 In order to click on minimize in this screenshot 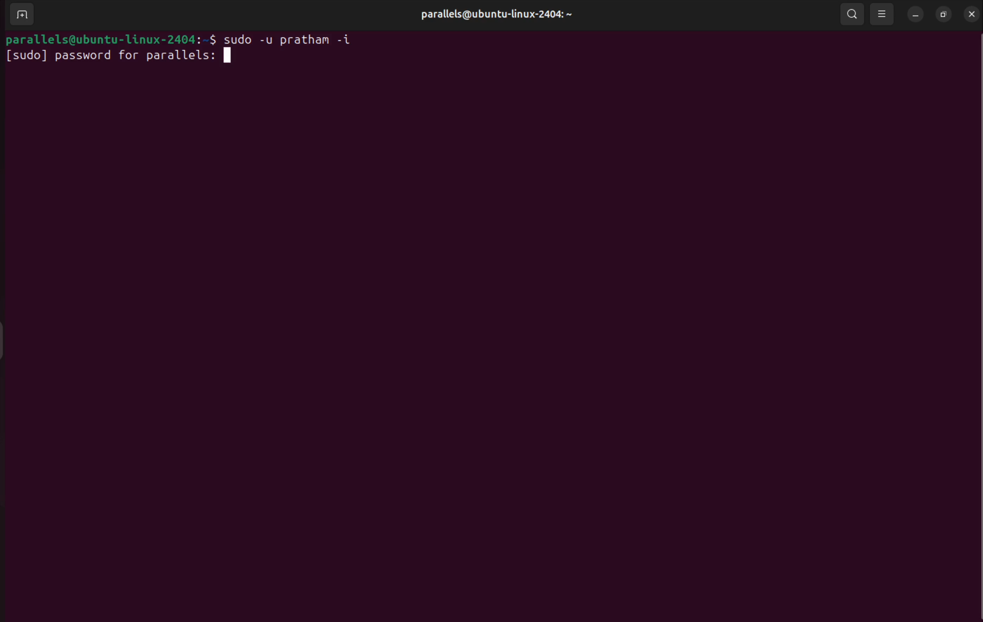, I will do `click(914, 13)`.